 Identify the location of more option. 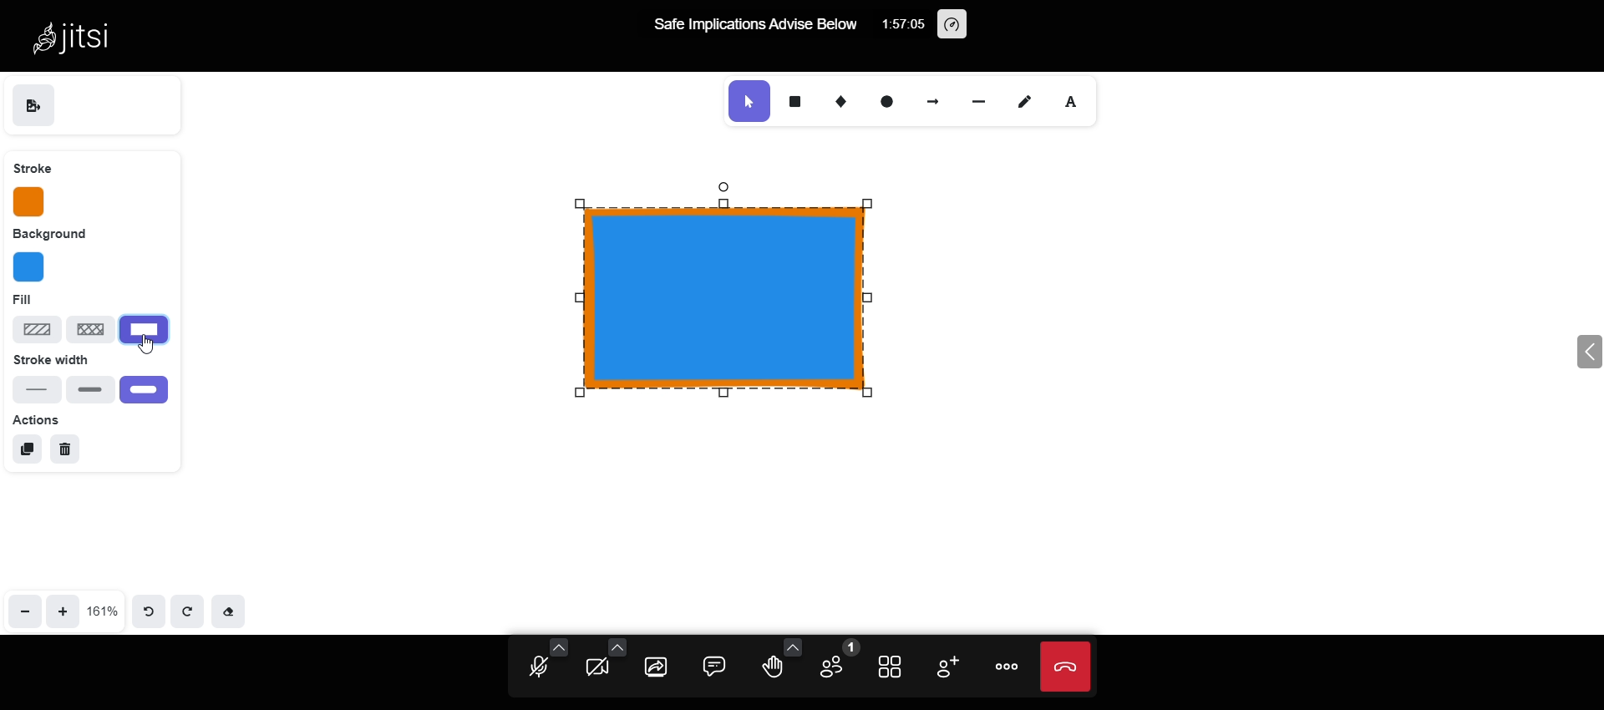
(1002, 663).